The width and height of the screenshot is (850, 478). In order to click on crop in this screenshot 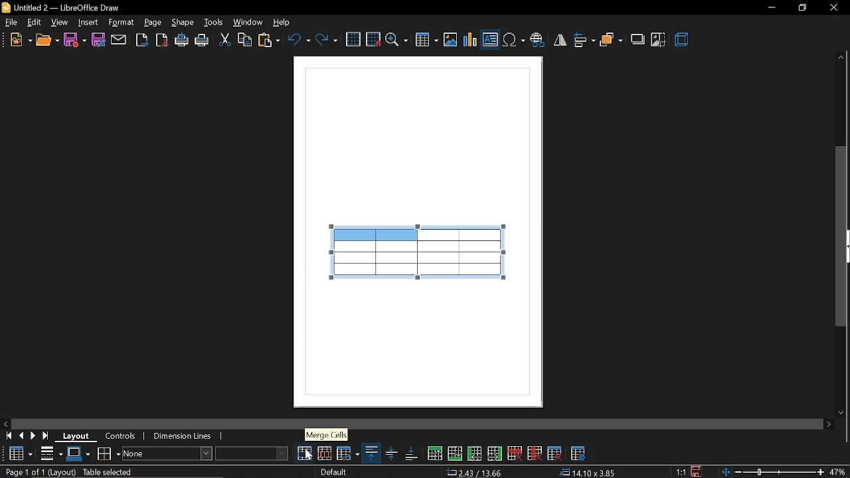, I will do `click(658, 40)`.